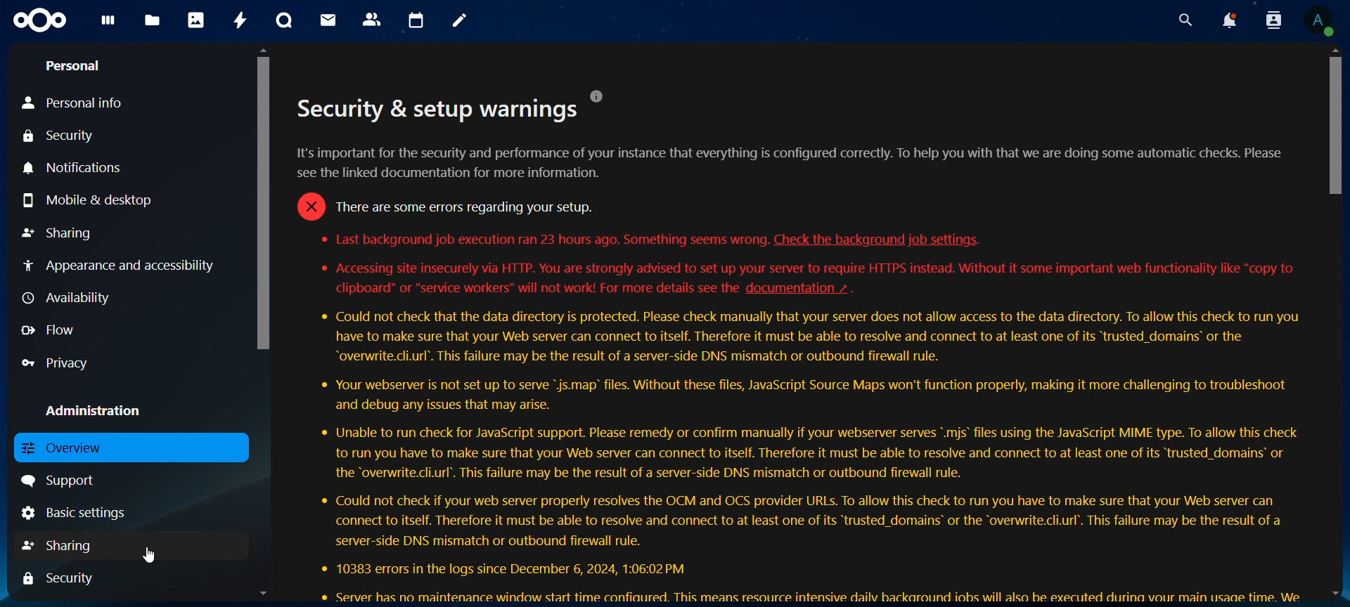 The height and width of the screenshot is (607, 1350). I want to click on flow, so click(52, 329).